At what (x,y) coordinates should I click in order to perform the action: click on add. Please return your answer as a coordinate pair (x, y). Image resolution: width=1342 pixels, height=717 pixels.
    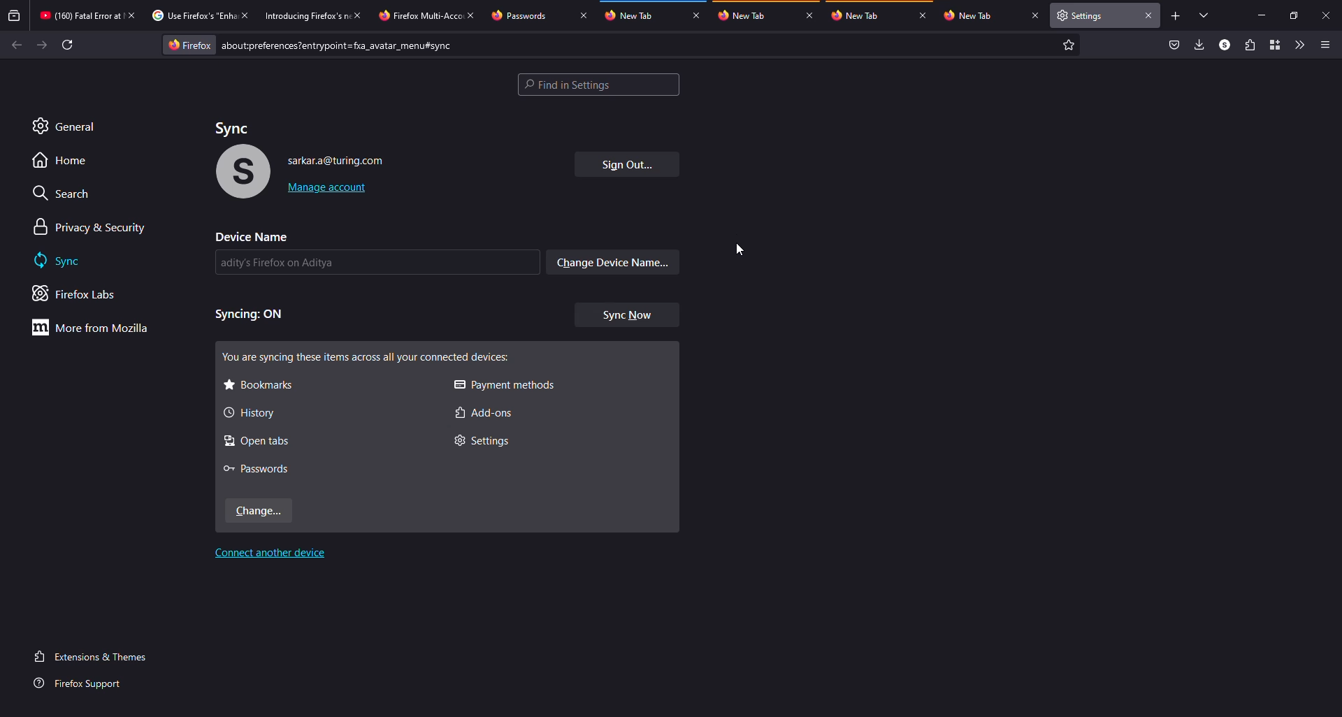
    Looking at the image, I should click on (1174, 16).